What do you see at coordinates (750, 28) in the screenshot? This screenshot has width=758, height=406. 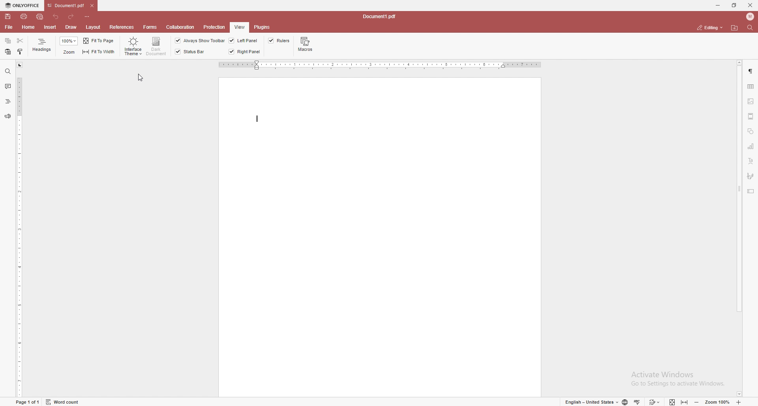 I see `find` at bounding box center [750, 28].